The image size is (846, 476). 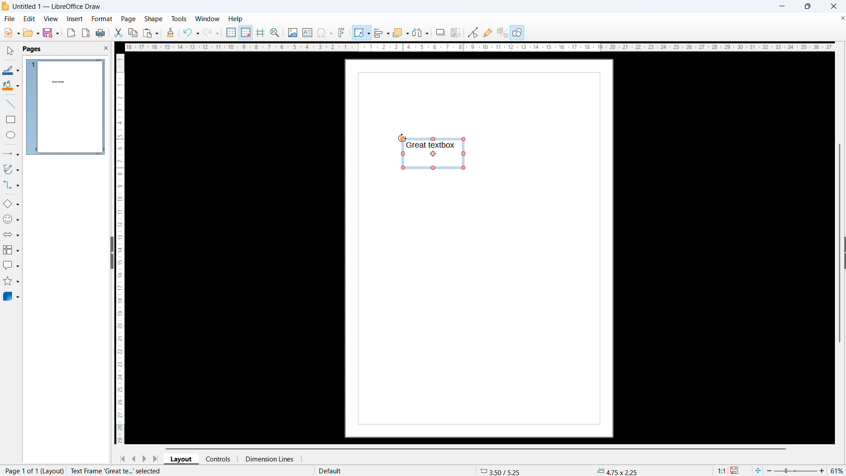 What do you see at coordinates (122, 459) in the screenshot?
I see `go to first page` at bounding box center [122, 459].